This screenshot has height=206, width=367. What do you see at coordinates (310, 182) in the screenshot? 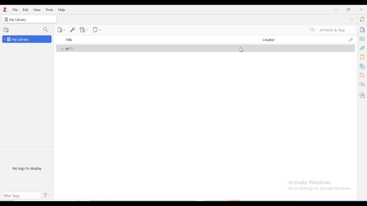
I see `Activate Windows` at bounding box center [310, 182].